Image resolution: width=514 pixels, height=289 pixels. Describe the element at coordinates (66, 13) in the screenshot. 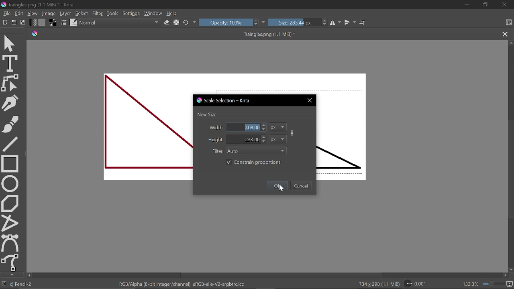

I see `Layer` at that location.